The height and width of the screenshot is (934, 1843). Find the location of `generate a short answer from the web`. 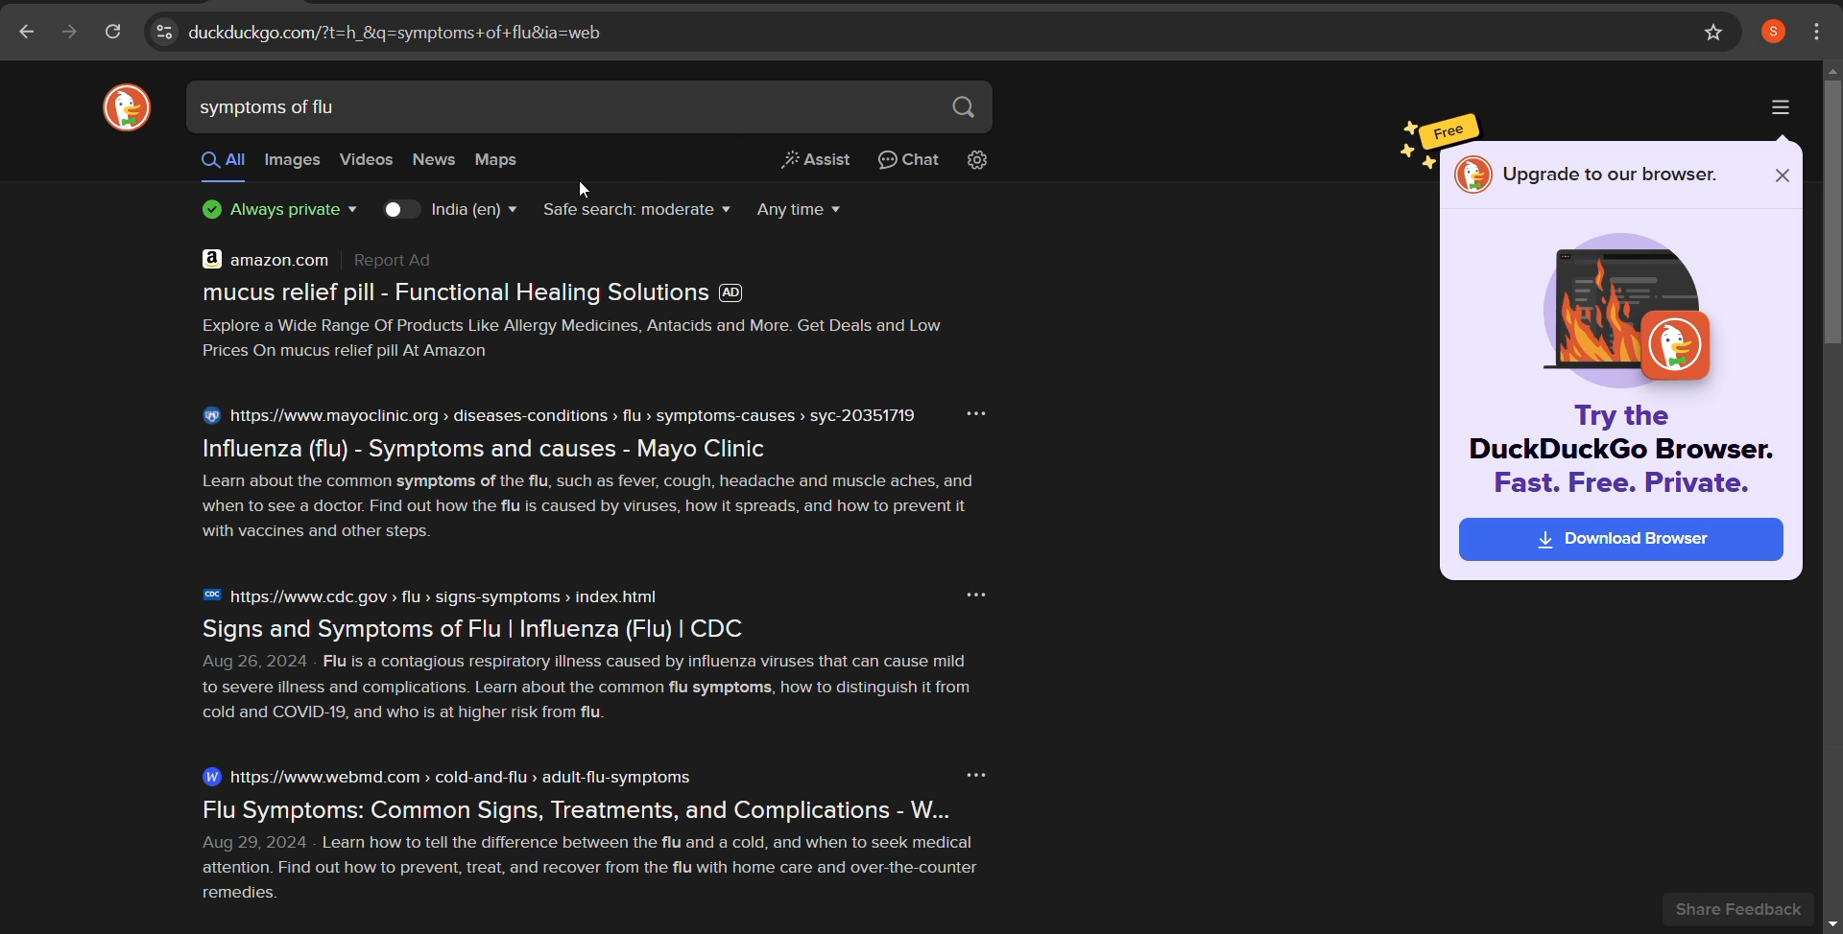

generate a short answer from the web is located at coordinates (818, 162).